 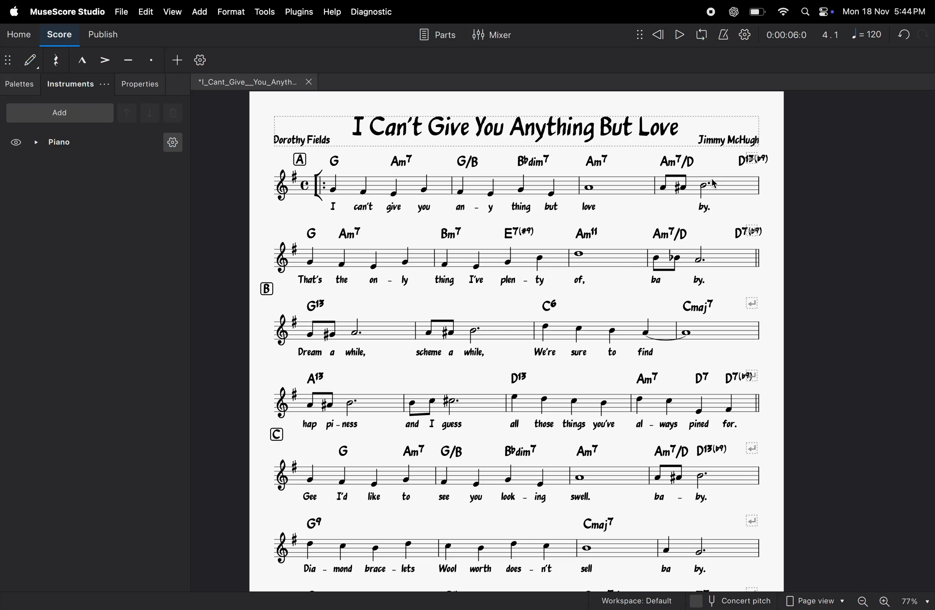 I want to click on parts, so click(x=437, y=35).